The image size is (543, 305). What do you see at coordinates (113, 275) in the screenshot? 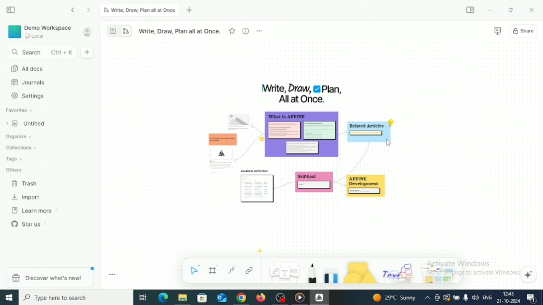
I see `Toggle Zoom Tool Bar` at bounding box center [113, 275].